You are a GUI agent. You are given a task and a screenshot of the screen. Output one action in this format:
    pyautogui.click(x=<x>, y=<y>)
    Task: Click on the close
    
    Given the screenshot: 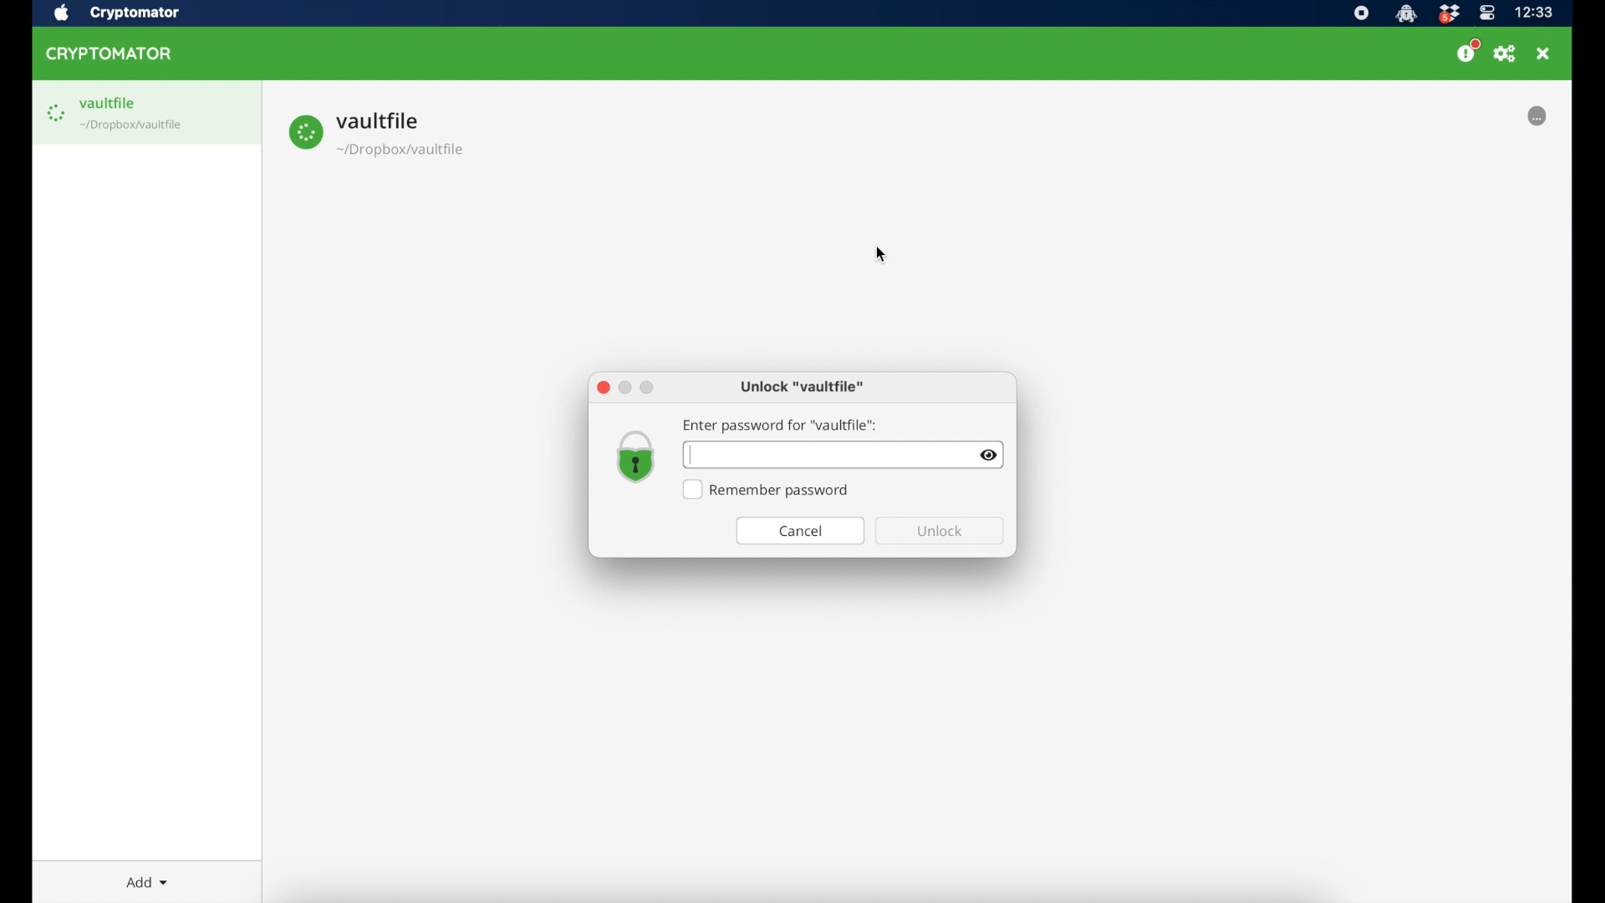 What is the action you would take?
    pyautogui.click(x=602, y=389)
    